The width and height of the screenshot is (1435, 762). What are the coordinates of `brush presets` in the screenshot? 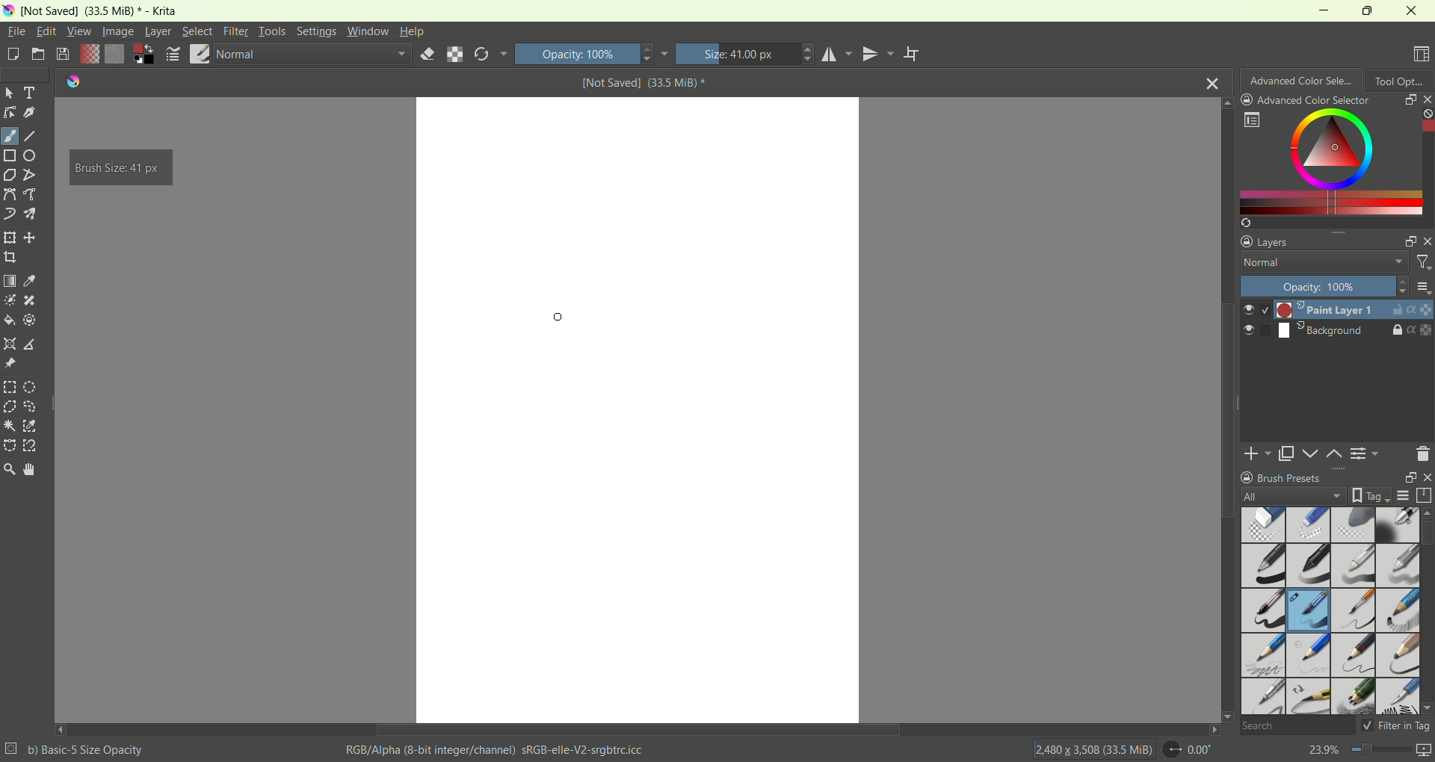 It's located at (1281, 477).